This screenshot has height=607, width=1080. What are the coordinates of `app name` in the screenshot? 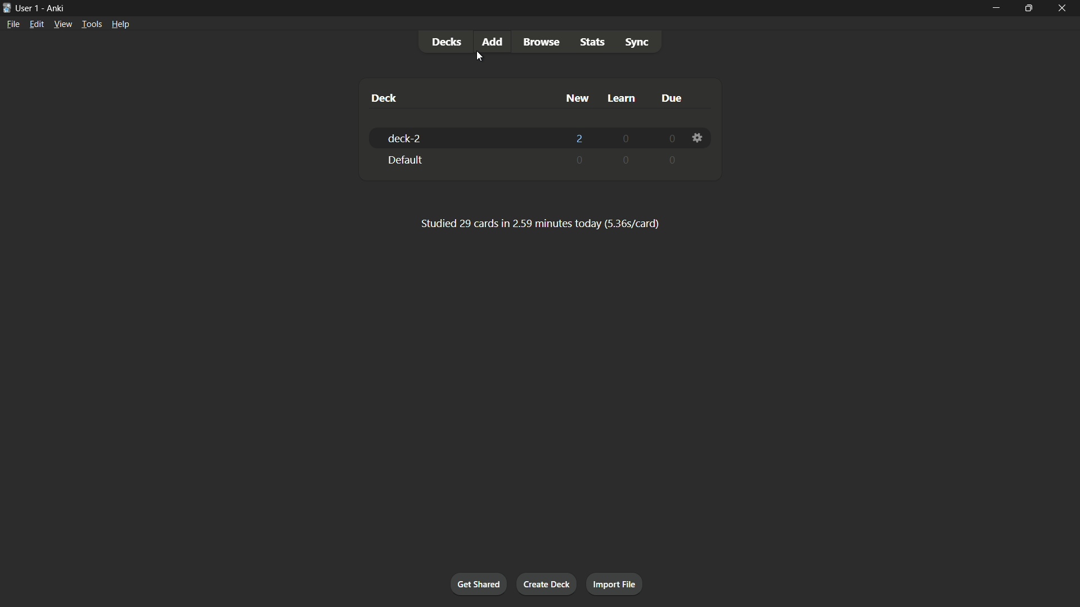 It's located at (55, 8).